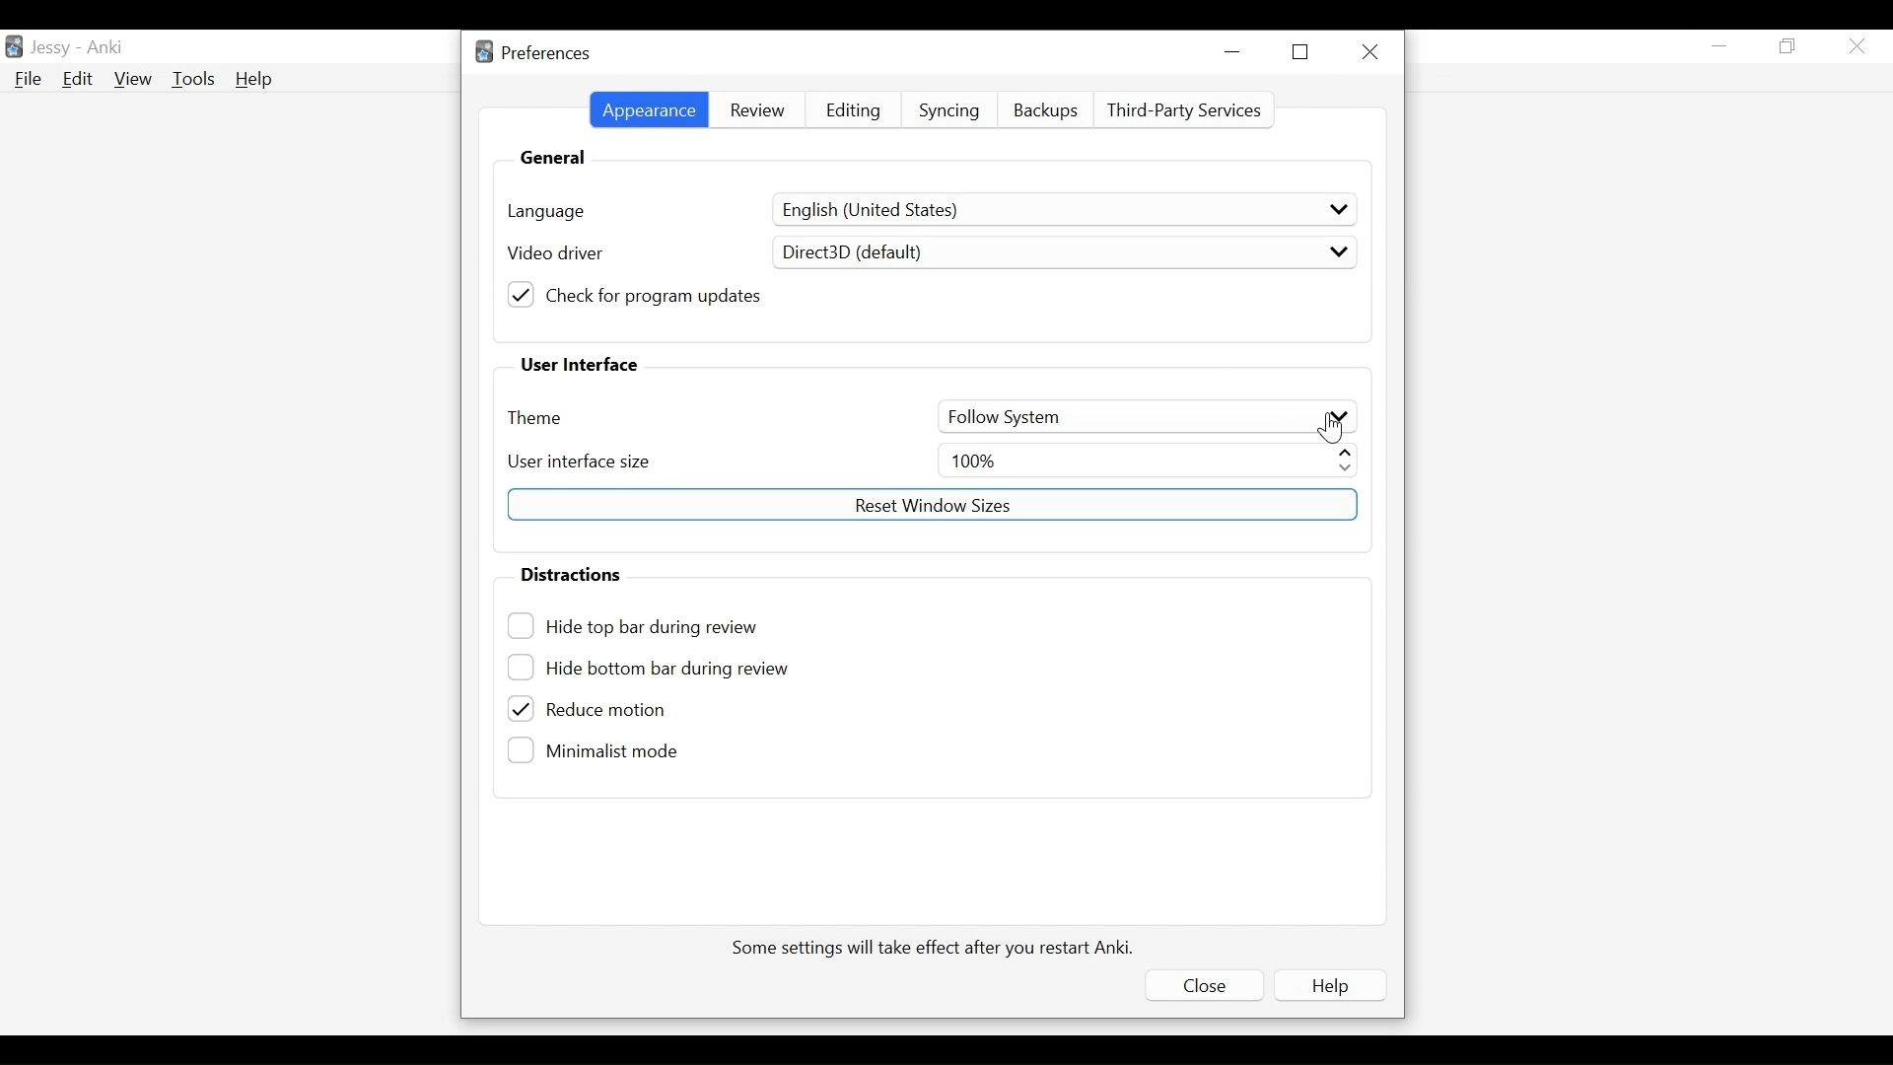 Image resolution: width=1893 pixels, height=1065 pixels. Describe the element at coordinates (577, 365) in the screenshot. I see `User Interface` at that location.